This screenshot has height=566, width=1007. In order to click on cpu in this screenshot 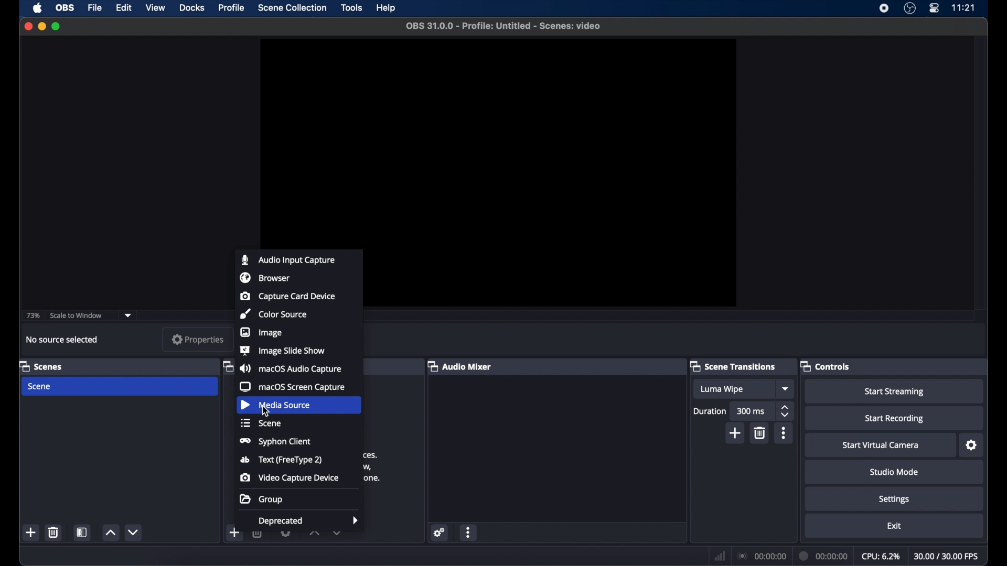, I will do `click(881, 557)`.